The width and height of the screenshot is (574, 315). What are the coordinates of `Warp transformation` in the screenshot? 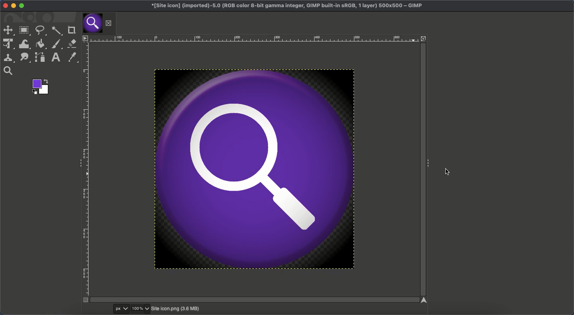 It's located at (25, 44).